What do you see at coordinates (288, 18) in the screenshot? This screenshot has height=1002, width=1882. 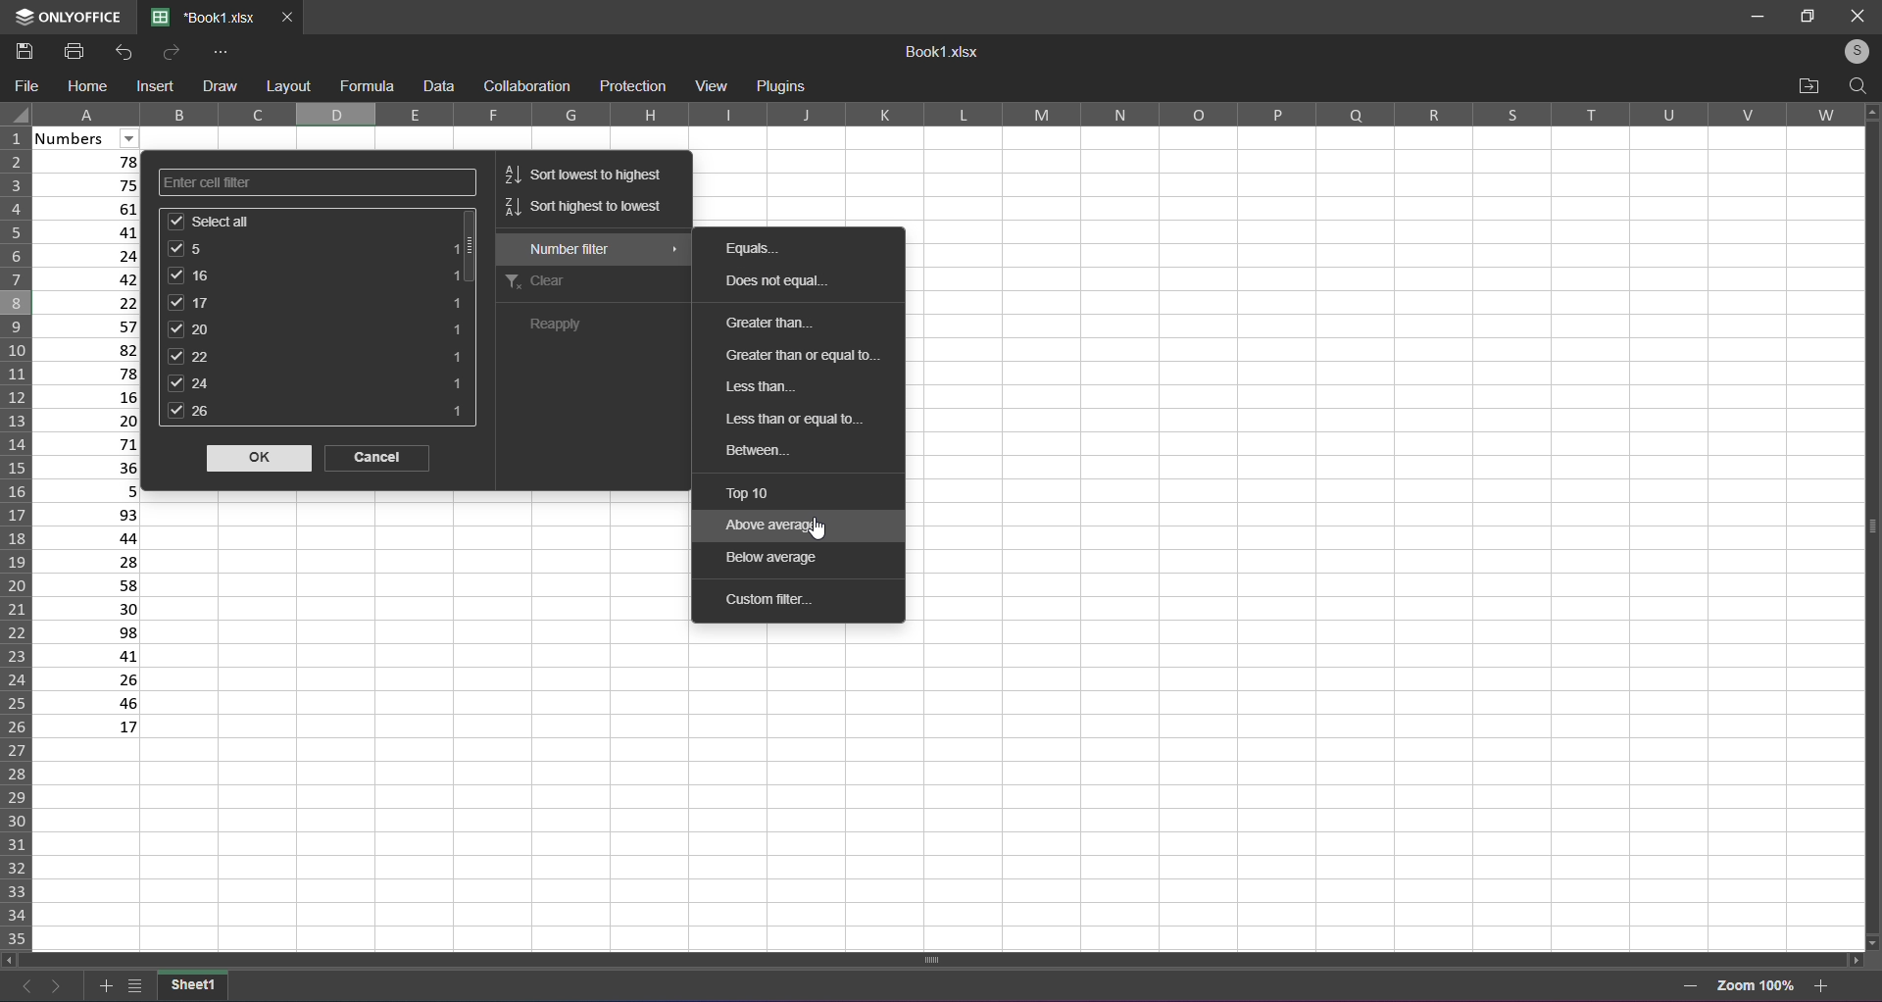 I see `Close Tab` at bounding box center [288, 18].